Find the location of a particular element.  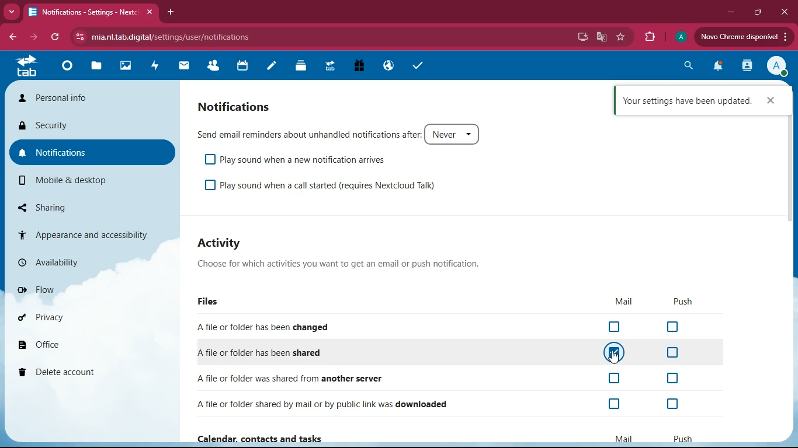

tasks is located at coordinates (417, 68).